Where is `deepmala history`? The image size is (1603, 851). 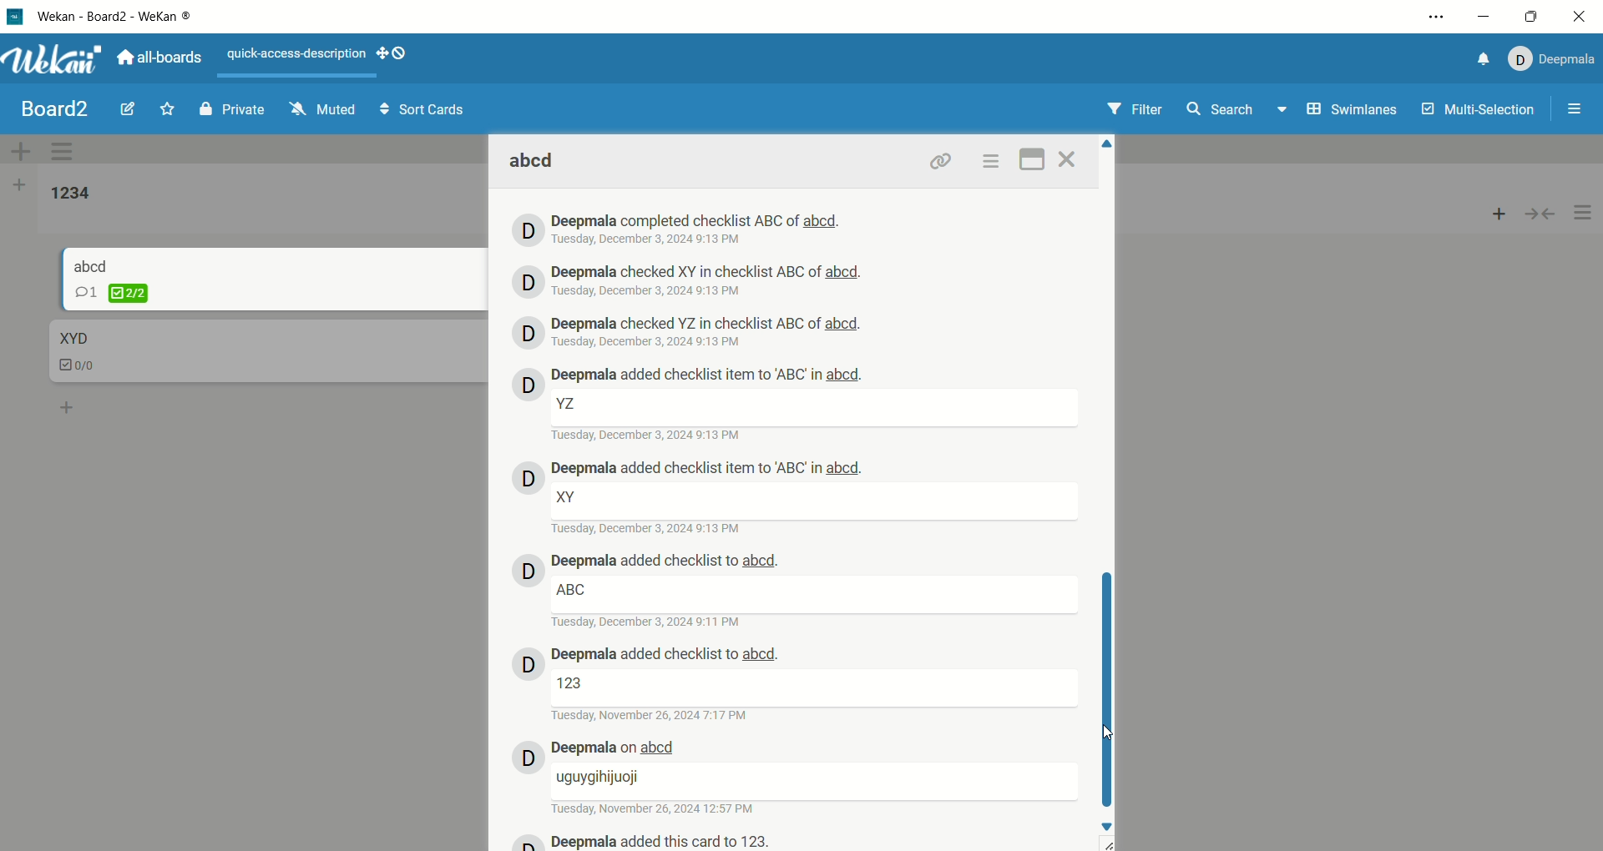
deepmala history is located at coordinates (695, 220).